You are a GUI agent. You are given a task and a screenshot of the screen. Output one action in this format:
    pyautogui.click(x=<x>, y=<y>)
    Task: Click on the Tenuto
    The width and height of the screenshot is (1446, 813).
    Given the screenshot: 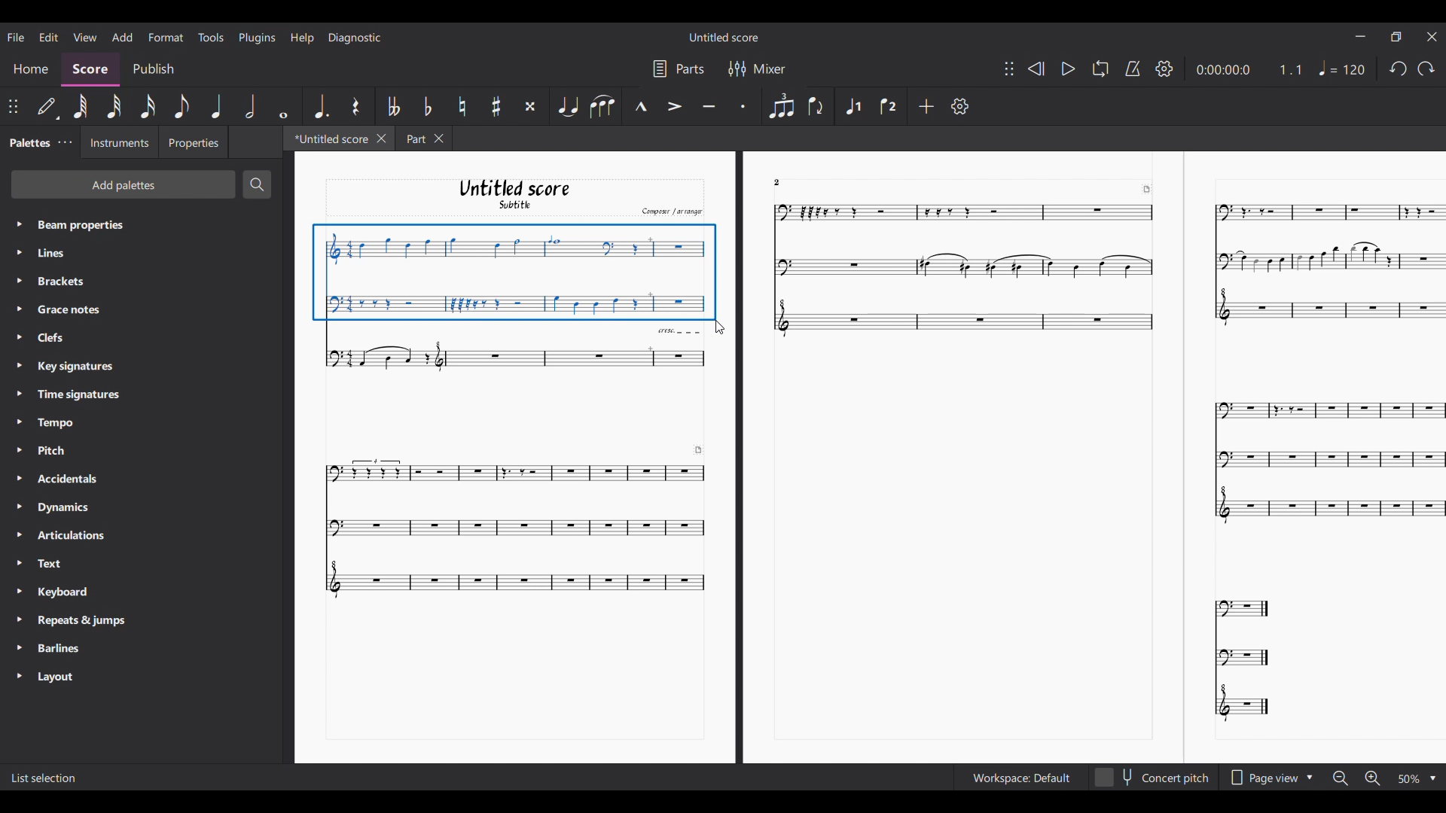 What is the action you would take?
    pyautogui.click(x=708, y=105)
    